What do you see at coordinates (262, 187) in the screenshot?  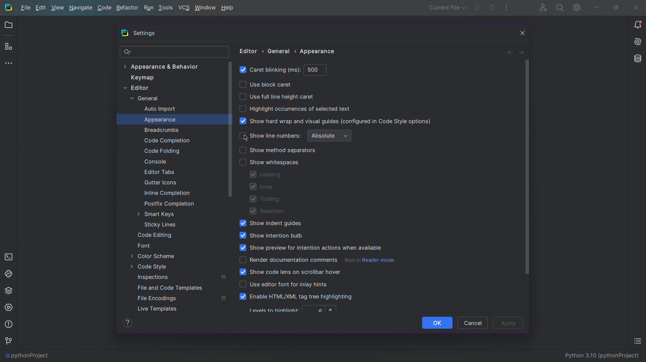 I see `Inner` at bounding box center [262, 187].